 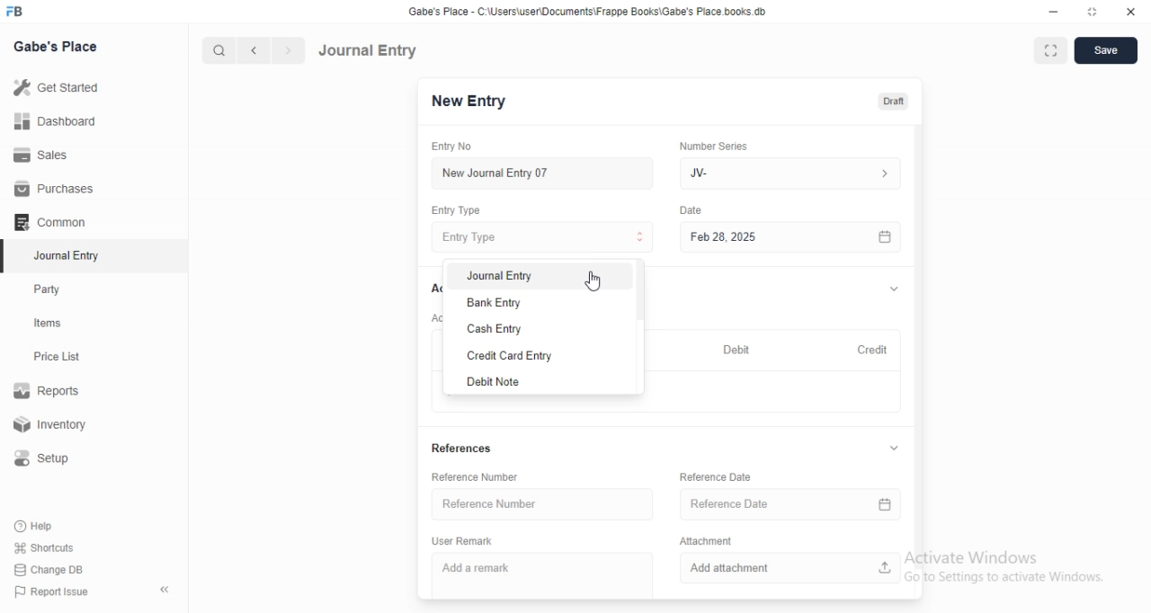 What do you see at coordinates (217, 50) in the screenshot?
I see `search` at bounding box center [217, 50].